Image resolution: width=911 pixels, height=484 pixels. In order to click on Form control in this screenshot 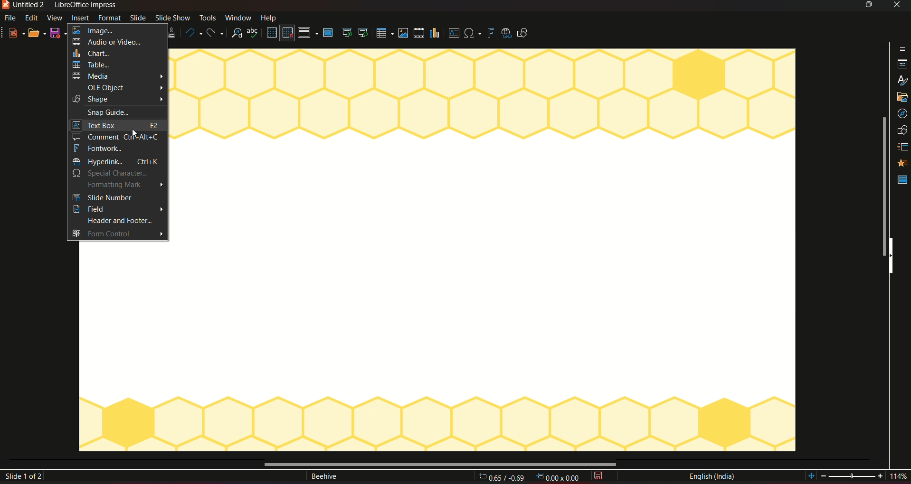, I will do `click(118, 234)`.